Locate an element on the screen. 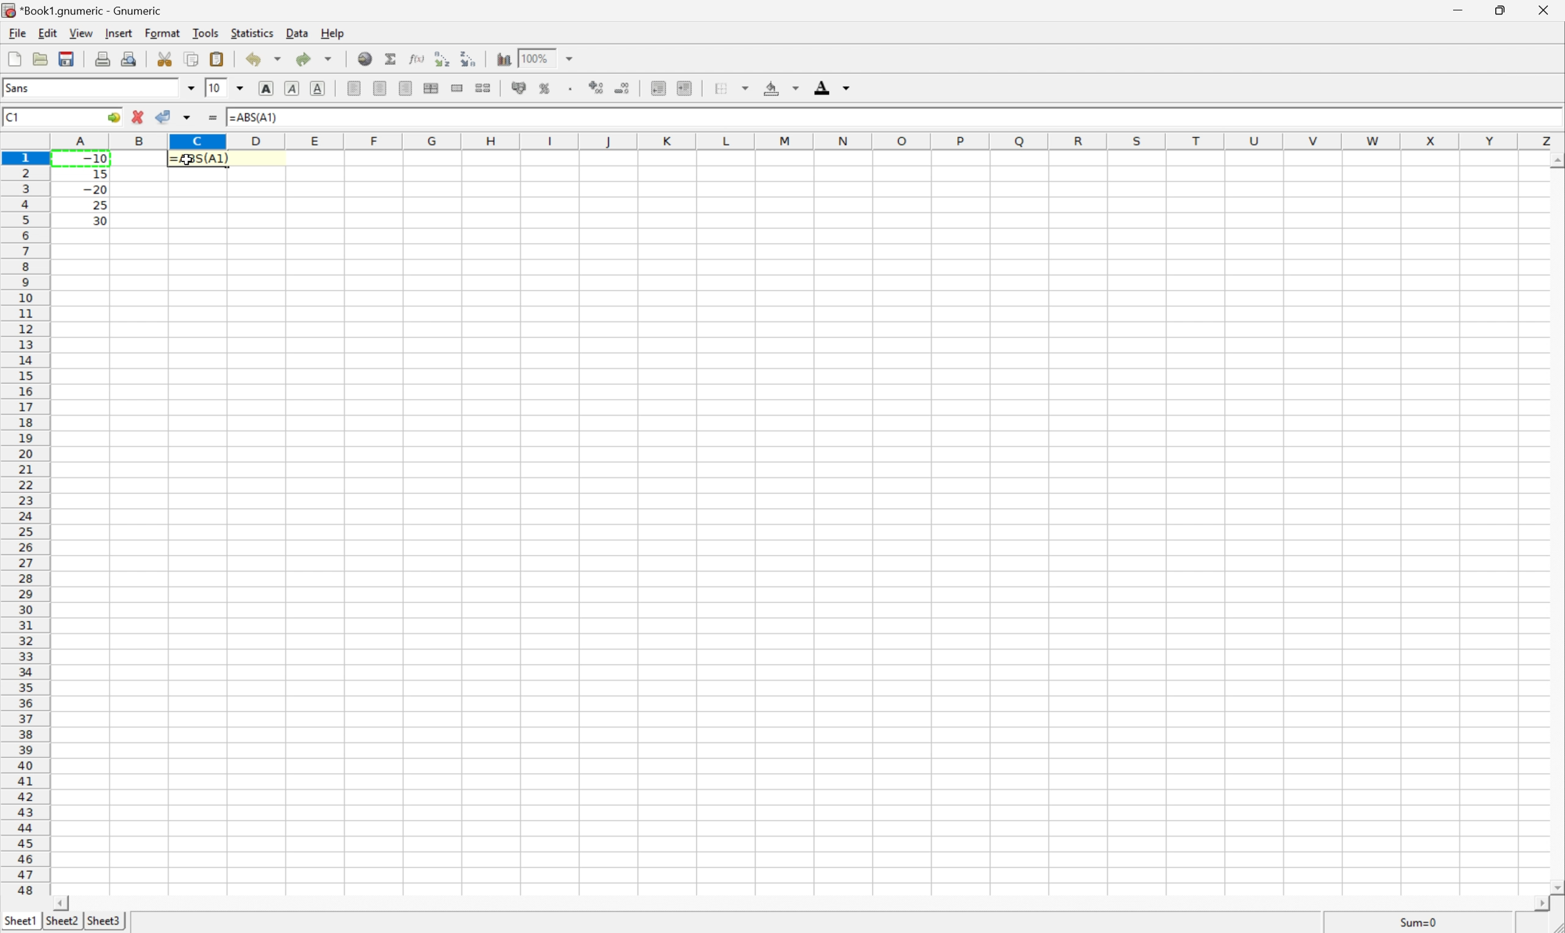  split merged ranges of cells is located at coordinates (483, 87).